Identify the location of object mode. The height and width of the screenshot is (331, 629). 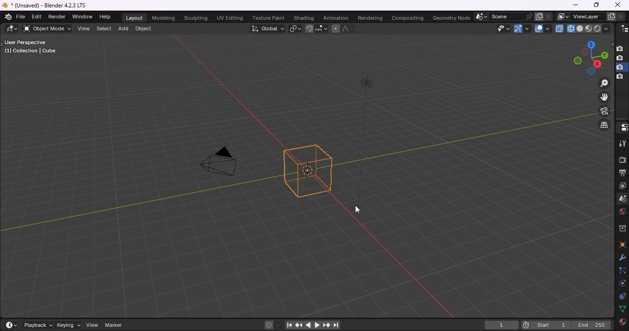
(47, 29).